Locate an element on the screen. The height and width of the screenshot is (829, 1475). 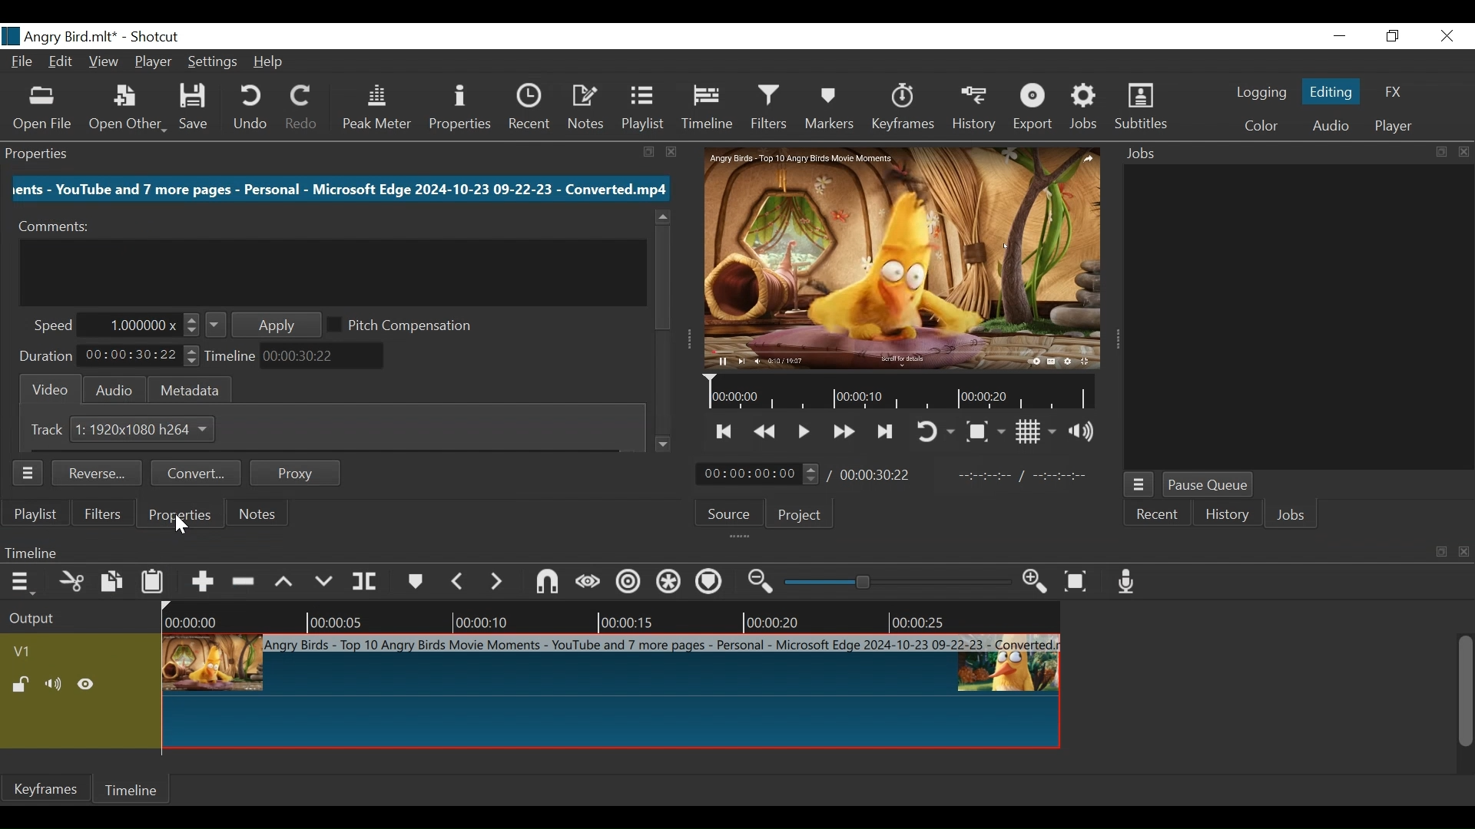
Current duration is located at coordinates (760, 473).